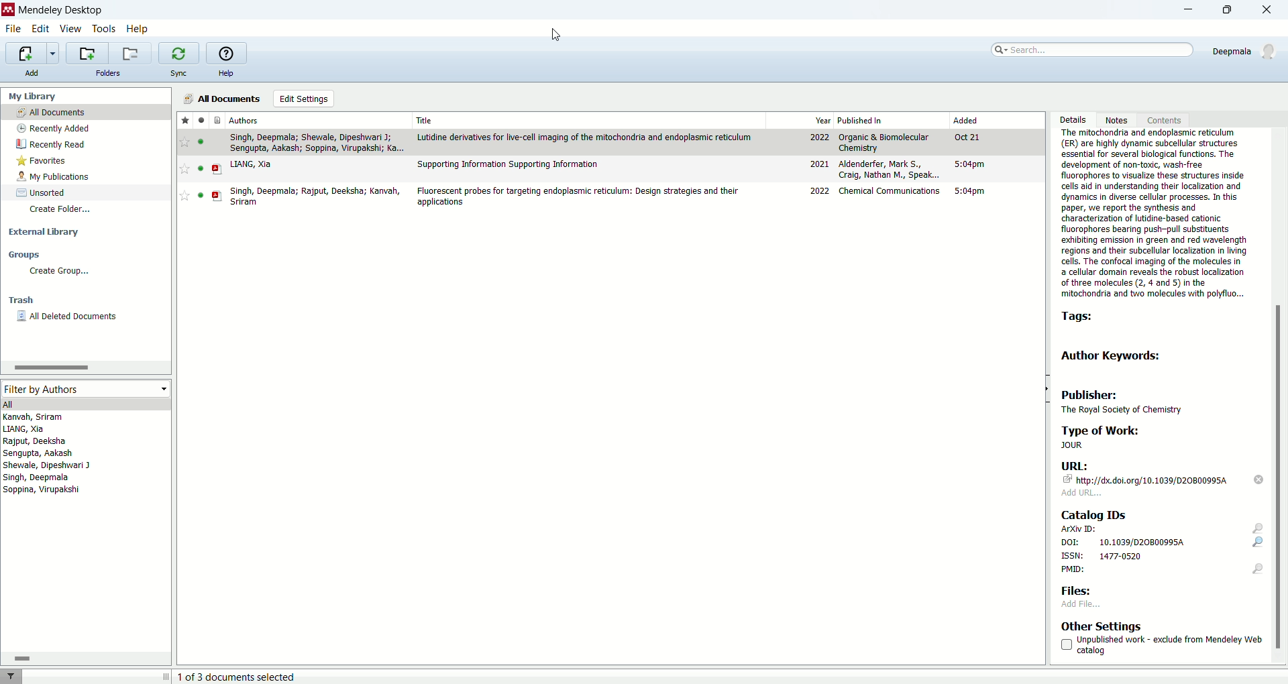 This screenshot has height=684, width=1288. I want to click on maximize, so click(1232, 9).